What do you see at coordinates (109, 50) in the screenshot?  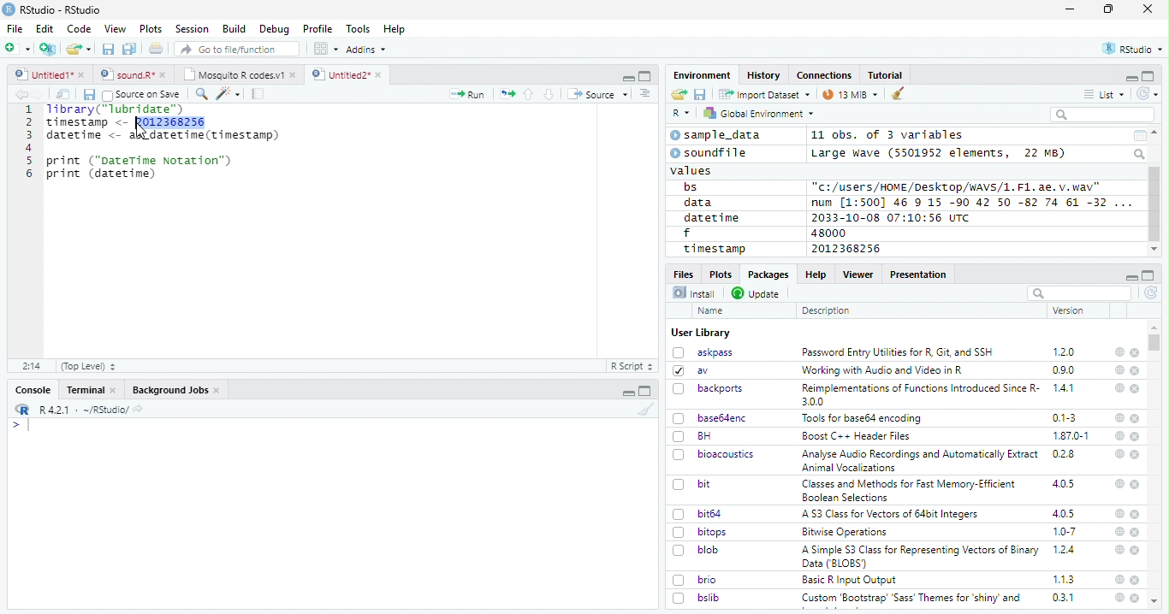 I see `Save the current document` at bounding box center [109, 50].